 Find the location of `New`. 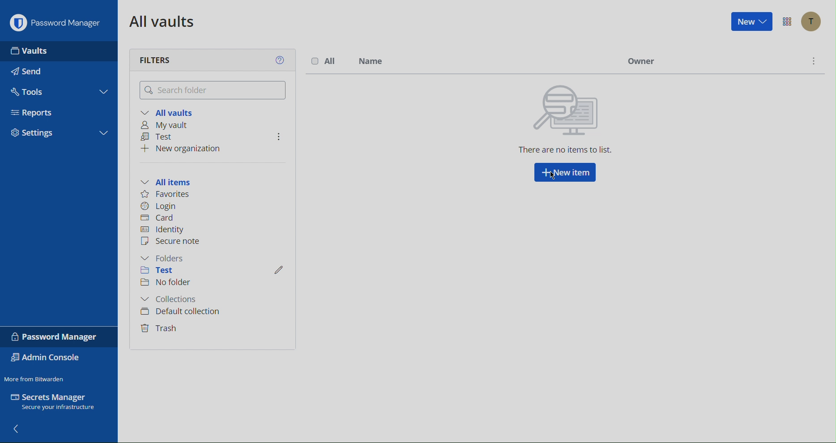

New is located at coordinates (751, 21).